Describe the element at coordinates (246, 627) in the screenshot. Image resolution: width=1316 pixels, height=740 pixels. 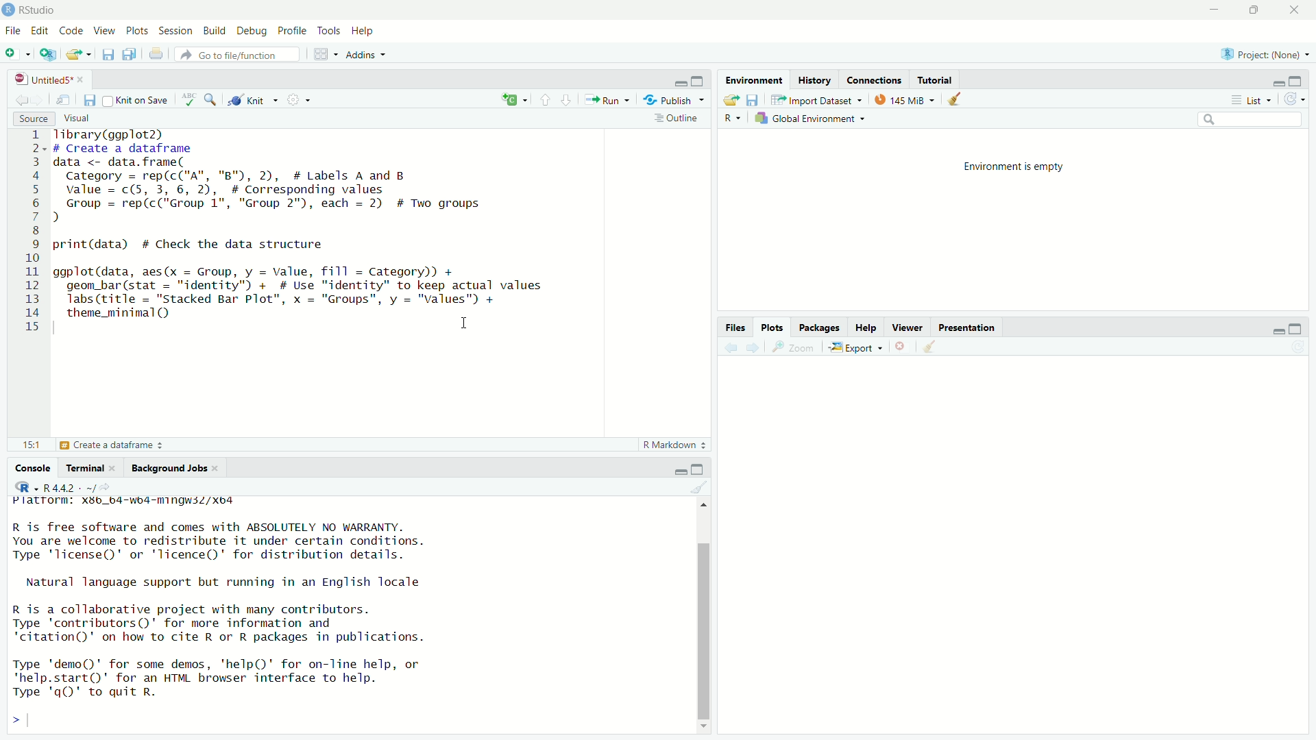
I see `R is free software and comes with ABSOLUTELY NO WARRANTY.

You are welcome to redistribute it under certain conditions.

Type "license" or 'licence()' for distribution details.
Natural language support but running in an English locale

R is a collaborative project with many contributors.

Type 'contributors()' for more information and

'citation()' on how to cite R or R packages in publications.

Type 'demo()' for some demos, 'help()' for on-line help, or

*help.start()' for an HTML browser interface to help.

Type 'gQ' to quit R.

>` at that location.